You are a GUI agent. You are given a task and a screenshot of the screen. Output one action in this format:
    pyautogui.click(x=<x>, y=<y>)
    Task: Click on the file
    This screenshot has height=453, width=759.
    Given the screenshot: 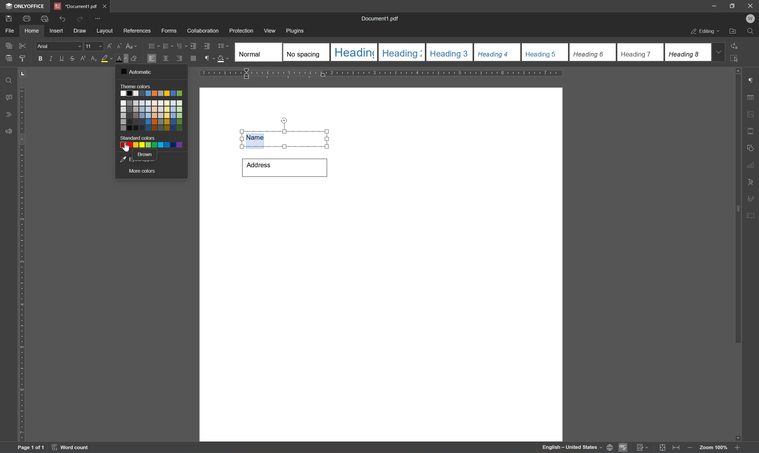 What is the action you would take?
    pyautogui.click(x=12, y=31)
    